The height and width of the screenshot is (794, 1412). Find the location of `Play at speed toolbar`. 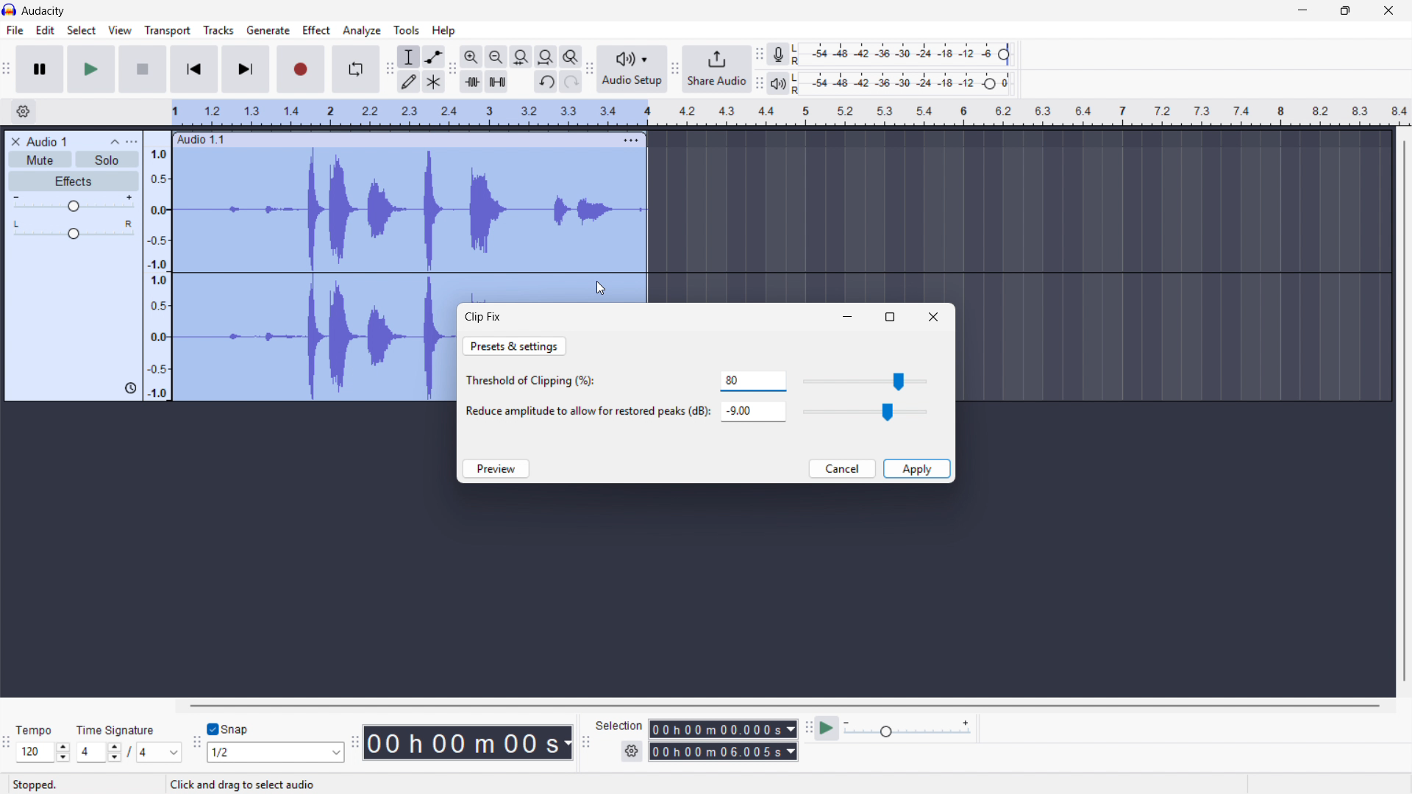

Play at speed toolbar is located at coordinates (806, 729).